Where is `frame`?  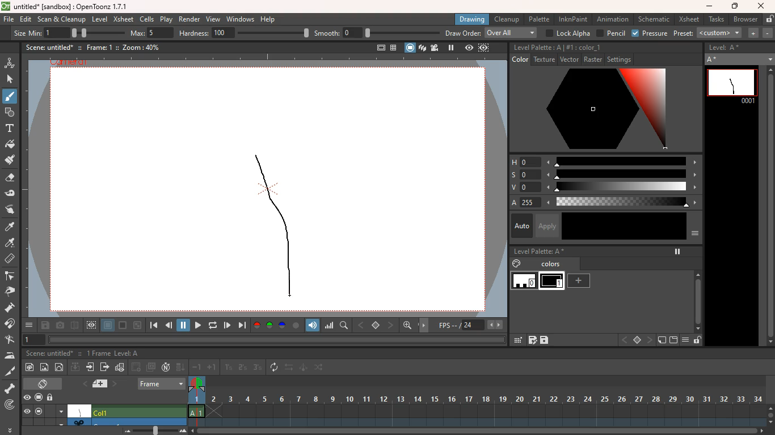 frame is located at coordinates (196, 402).